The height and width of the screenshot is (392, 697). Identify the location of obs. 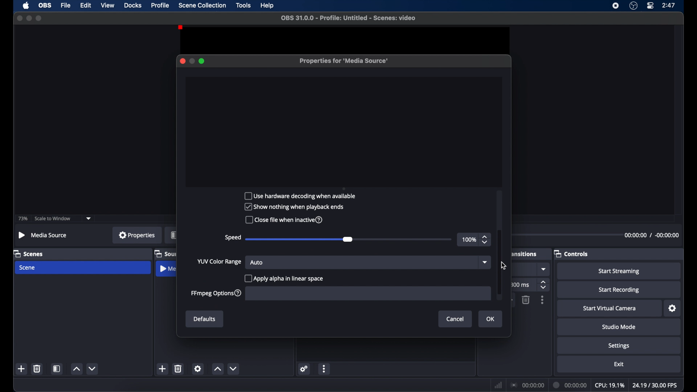
(45, 5).